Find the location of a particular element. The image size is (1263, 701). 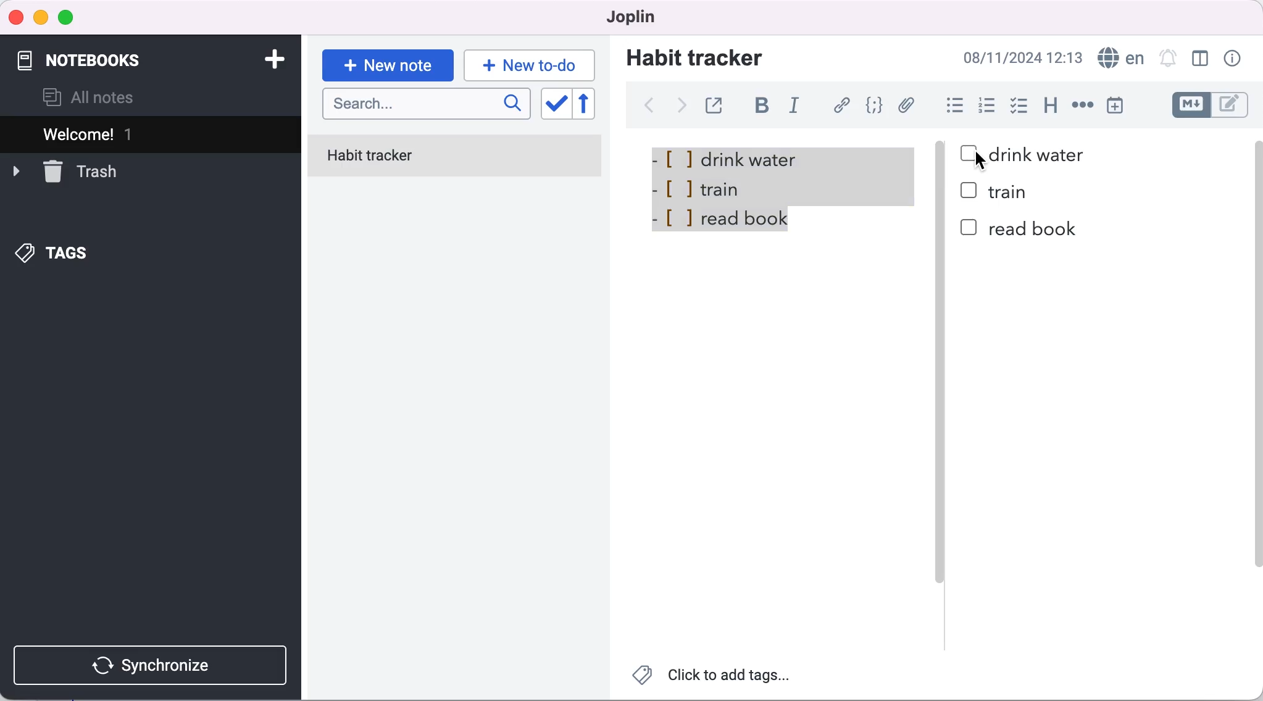

cursor is located at coordinates (983, 162).